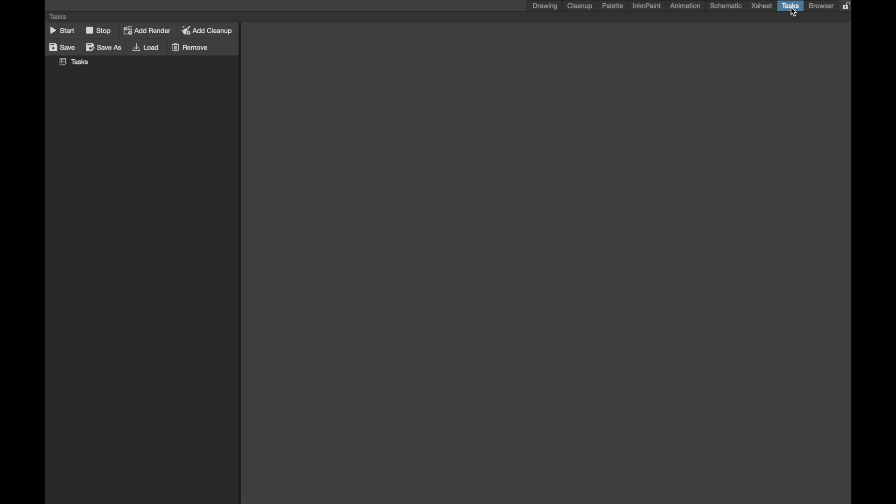 This screenshot has width=896, height=504. What do you see at coordinates (63, 30) in the screenshot?
I see `start` at bounding box center [63, 30].